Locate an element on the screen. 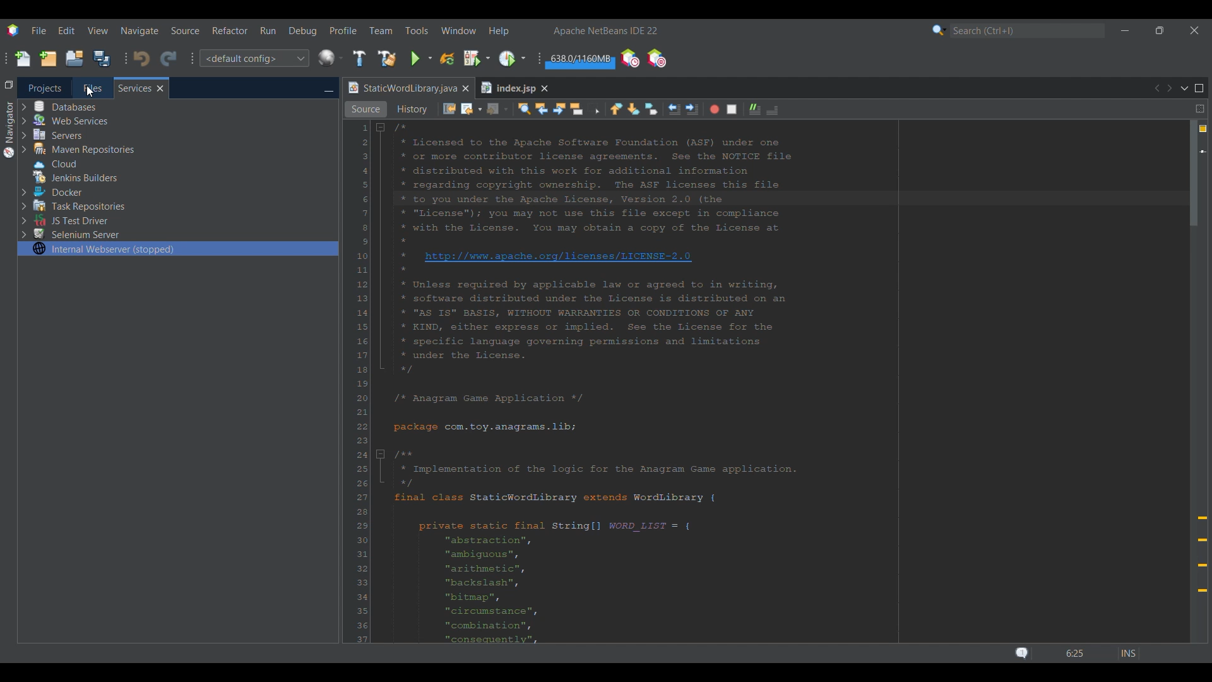 Image resolution: width=1212 pixels, height=682 pixels. Current tab highlighted is located at coordinates (401, 88).